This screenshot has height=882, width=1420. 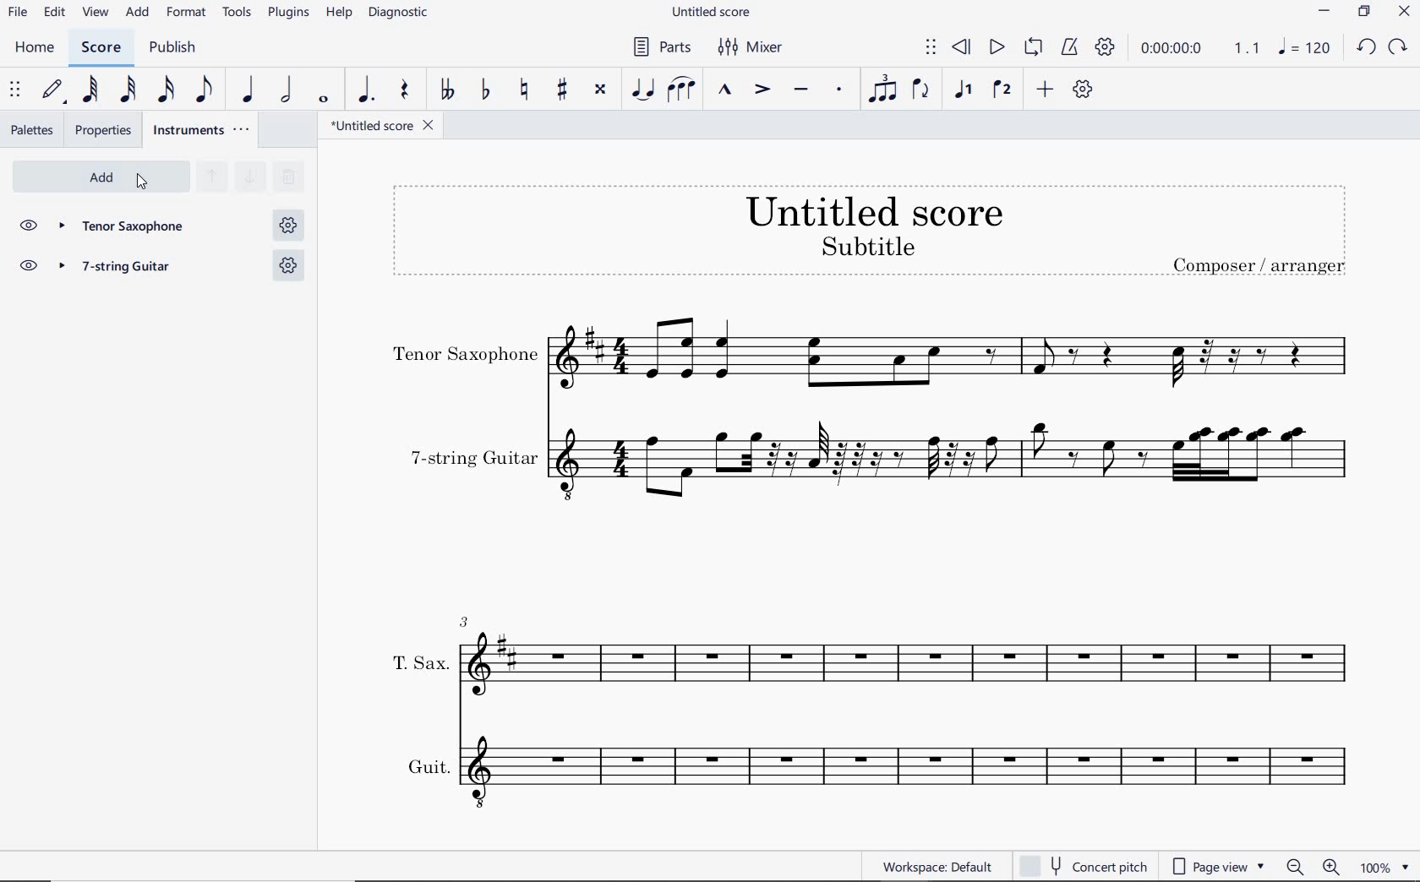 I want to click on TOOLS, so click(x=238, y=11).